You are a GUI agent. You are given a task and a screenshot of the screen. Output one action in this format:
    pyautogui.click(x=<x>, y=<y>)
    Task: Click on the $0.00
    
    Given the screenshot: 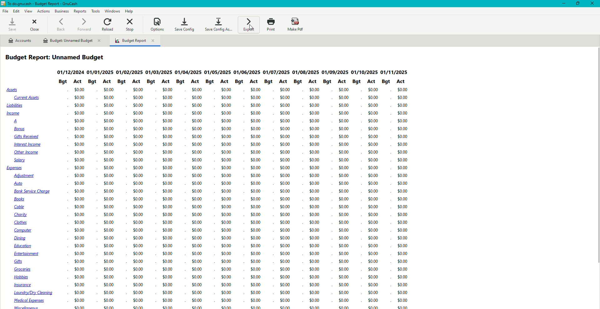 What is the action you would take?
    pyautogui.click(x=226, y=176)
    